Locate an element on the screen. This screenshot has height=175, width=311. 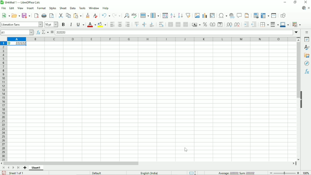
Format as date is located at coordinates (220, 25).